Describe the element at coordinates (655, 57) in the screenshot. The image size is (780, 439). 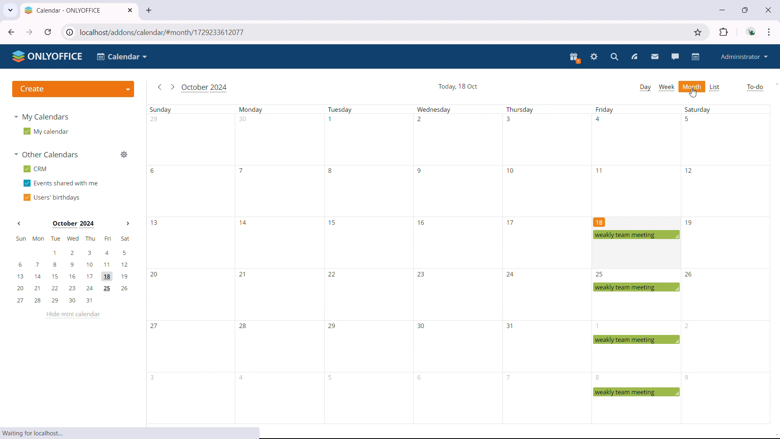
I see `mail` at that location.